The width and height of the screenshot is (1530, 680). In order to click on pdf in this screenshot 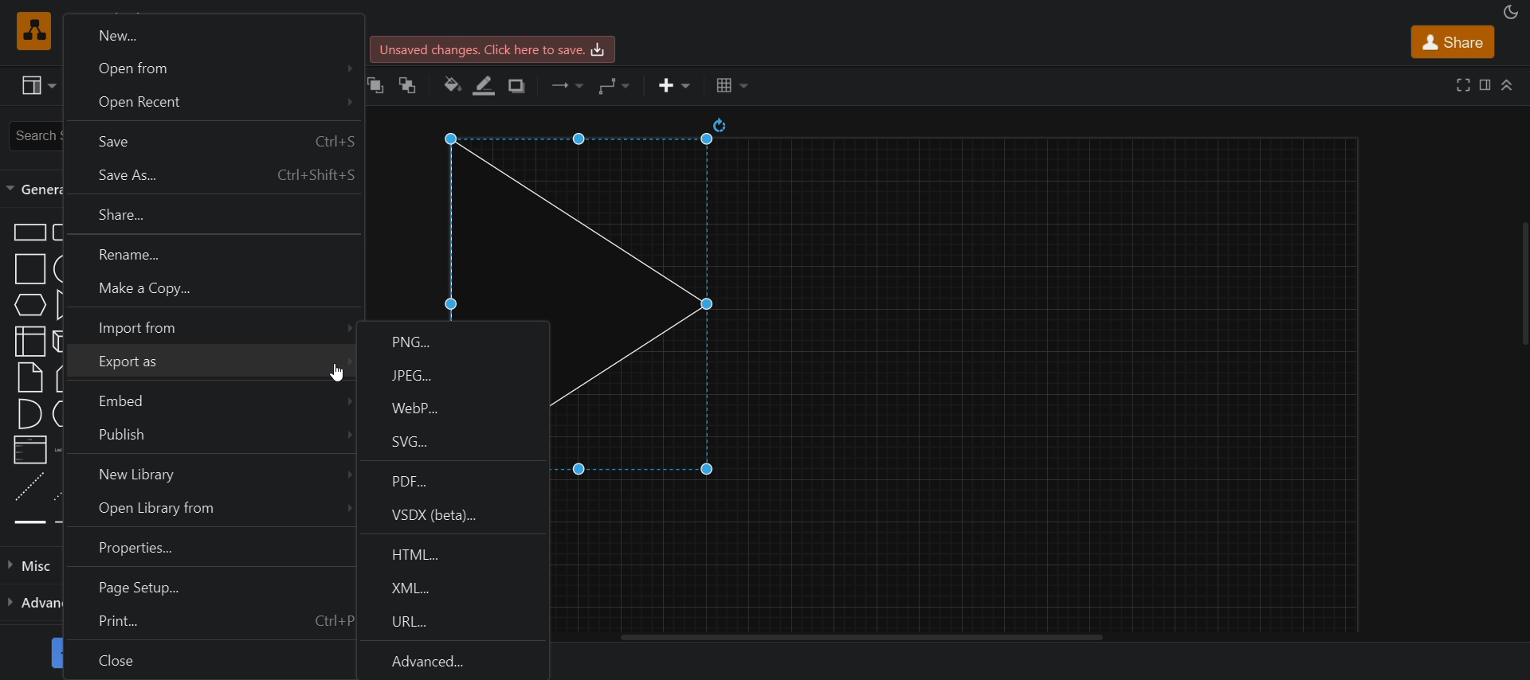, I will do `click(455, 479)`.